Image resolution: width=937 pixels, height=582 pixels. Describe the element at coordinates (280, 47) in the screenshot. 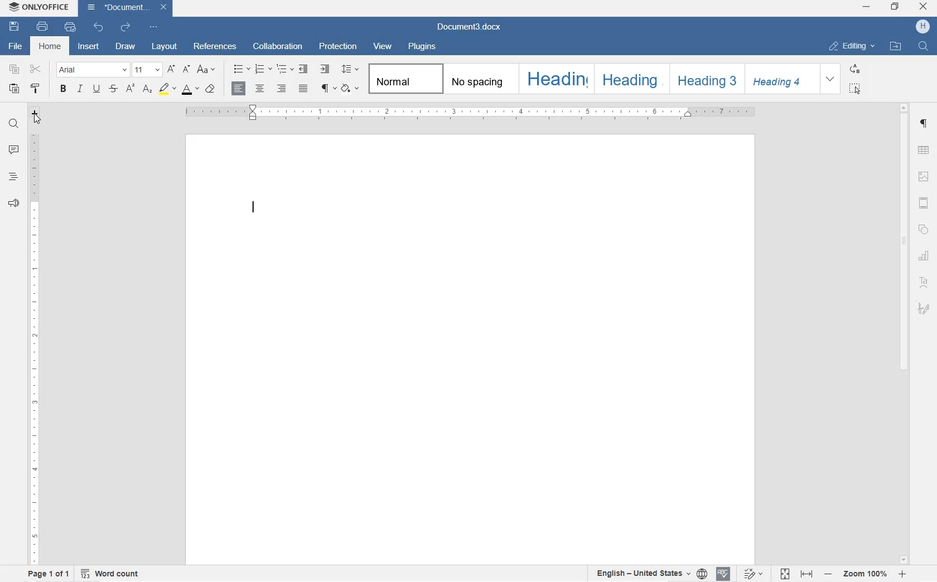

I see `COLLABORATION` at that location.